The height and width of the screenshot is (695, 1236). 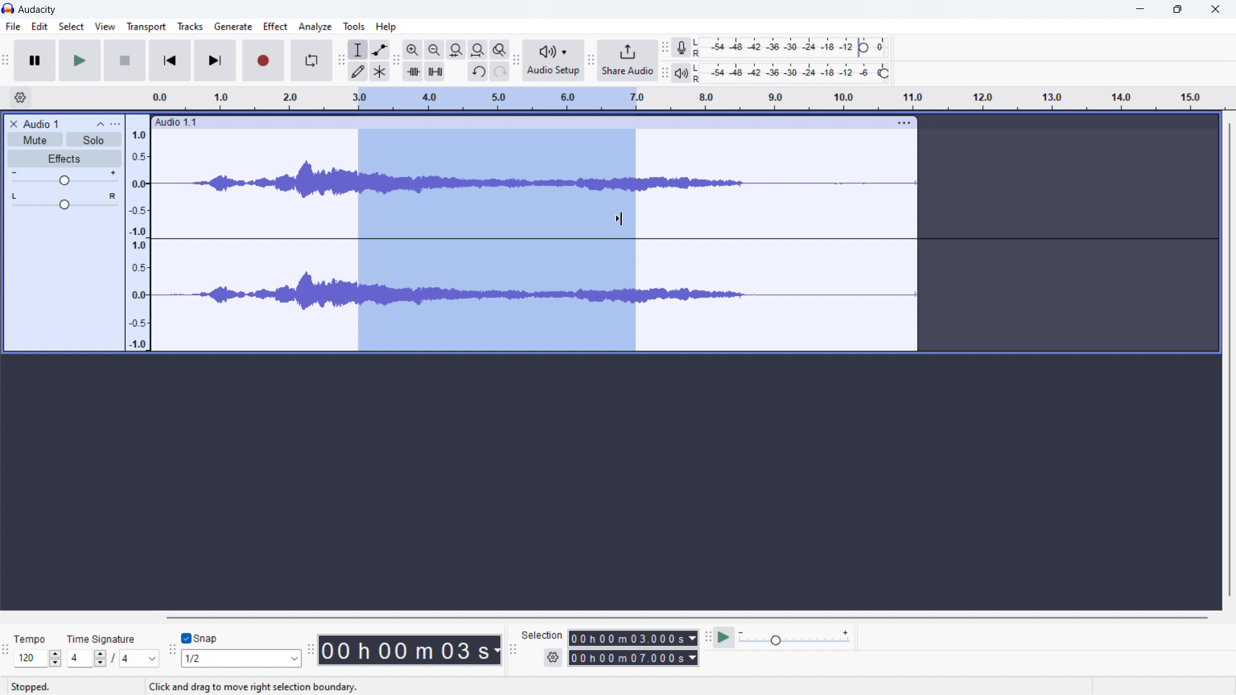 I want to click on playback level, so click(x=794, y=73).